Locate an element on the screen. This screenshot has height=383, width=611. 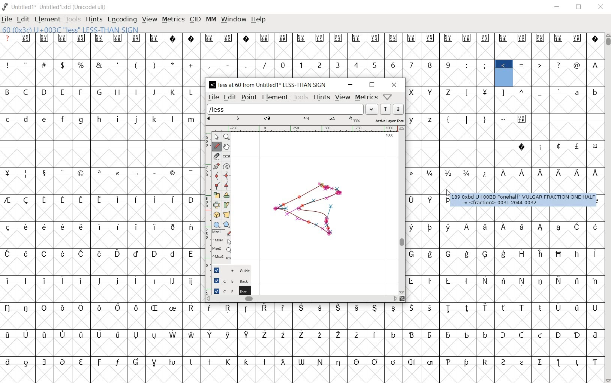
file is located at coordinates (214, 97).